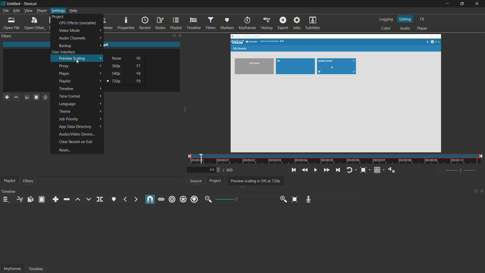  I want to click on overwrite, so click(87, 199).